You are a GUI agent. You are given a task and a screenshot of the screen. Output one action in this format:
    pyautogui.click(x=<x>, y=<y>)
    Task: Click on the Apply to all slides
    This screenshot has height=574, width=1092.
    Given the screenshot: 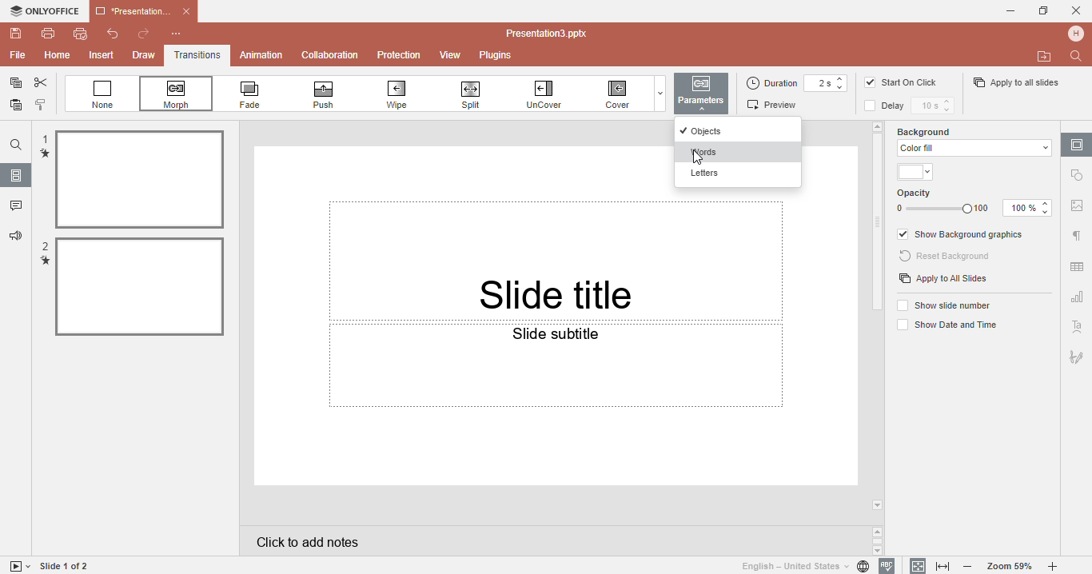 What is the action you would take?
    pyautogui.click(x=943, y=280)
    